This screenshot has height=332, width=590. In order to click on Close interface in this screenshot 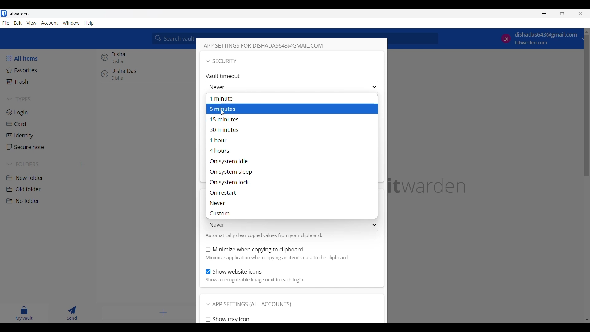, I will do `click(580, 14)`.